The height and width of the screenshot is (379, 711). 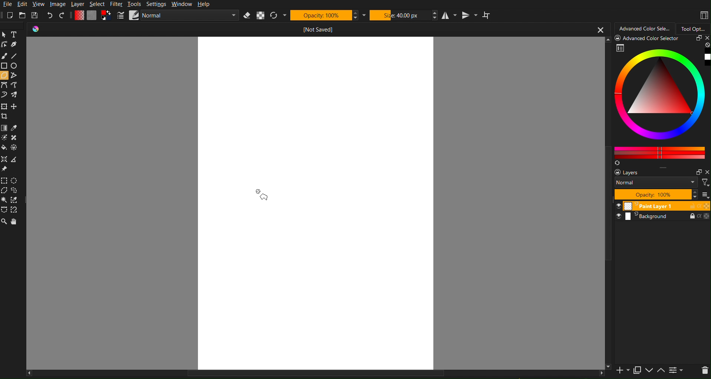 What do you see at coordinates (623, 371) in the screenshot?
I see `add a new layer` at bounding box center [623, 371].